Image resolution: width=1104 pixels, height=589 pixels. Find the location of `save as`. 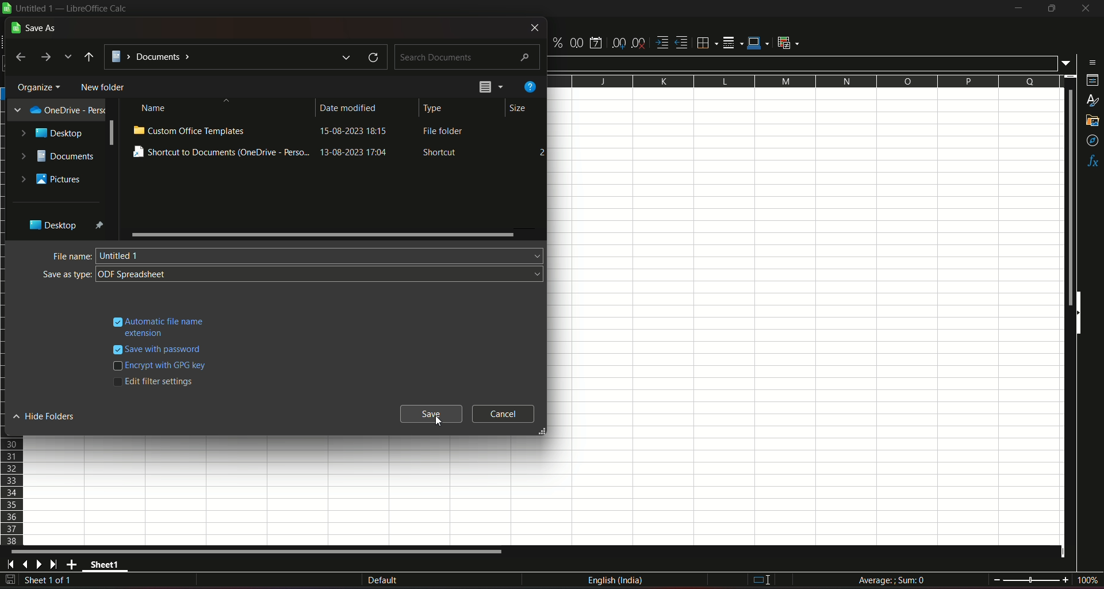

save as is located at coordinates (34, 28).